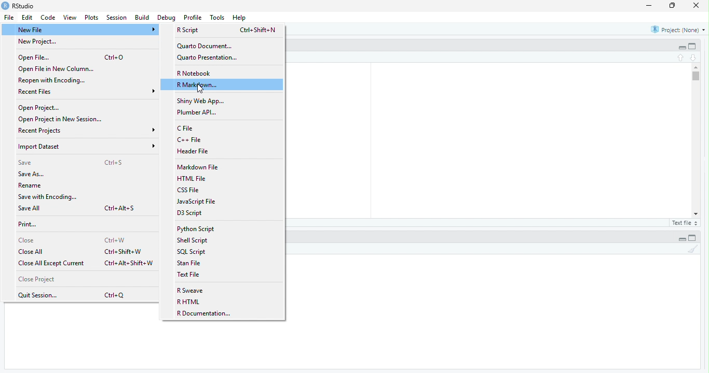 This screenshot has width=709, height=373. What do you see at coordinates (35, 58) in the screenshot?
I see `Open File...` at bounding box center [35, 58].